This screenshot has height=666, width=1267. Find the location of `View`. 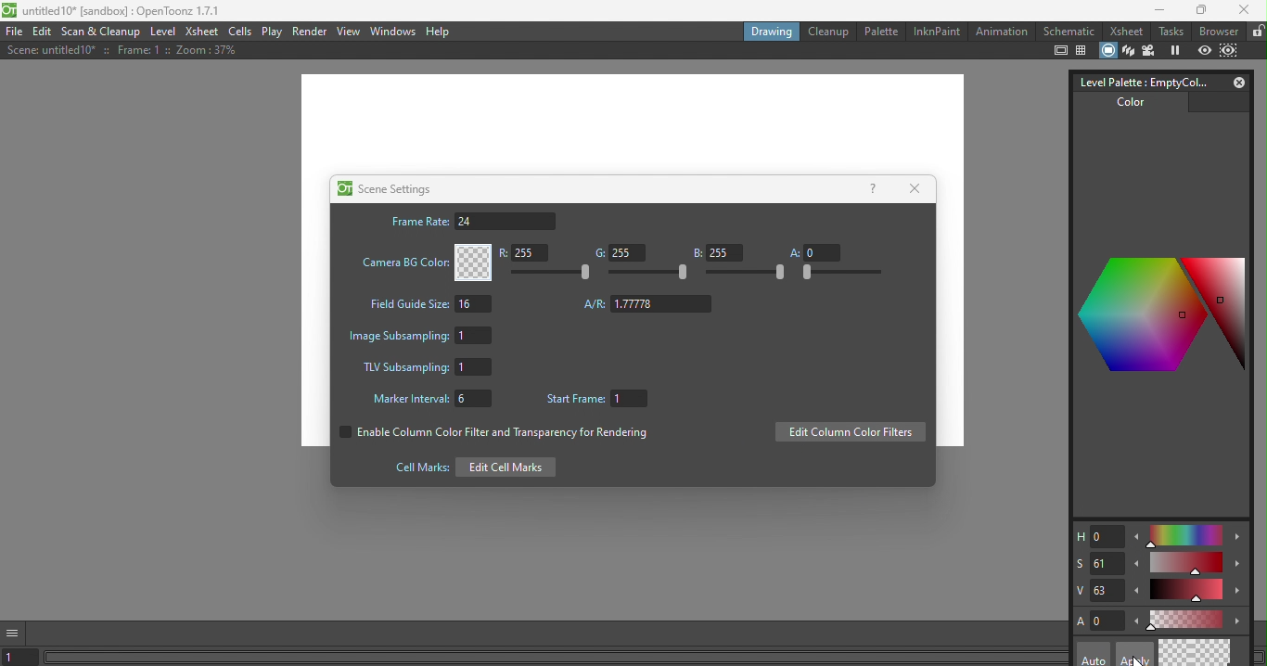

View is located at coordinates (349, 31).